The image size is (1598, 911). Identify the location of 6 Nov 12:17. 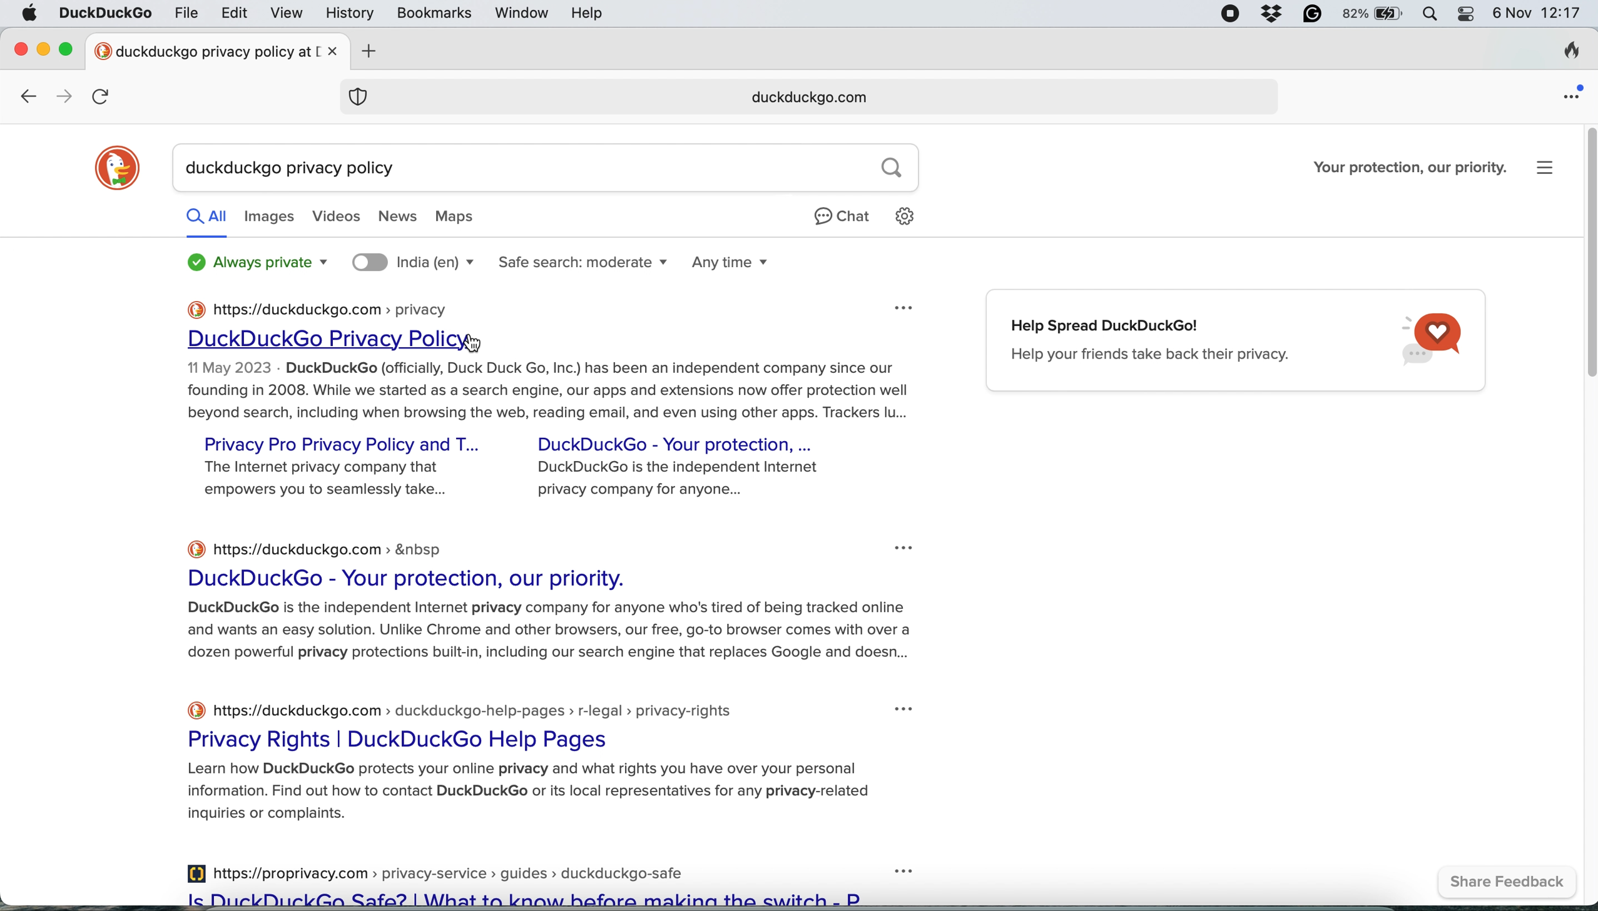
(1538, 16).